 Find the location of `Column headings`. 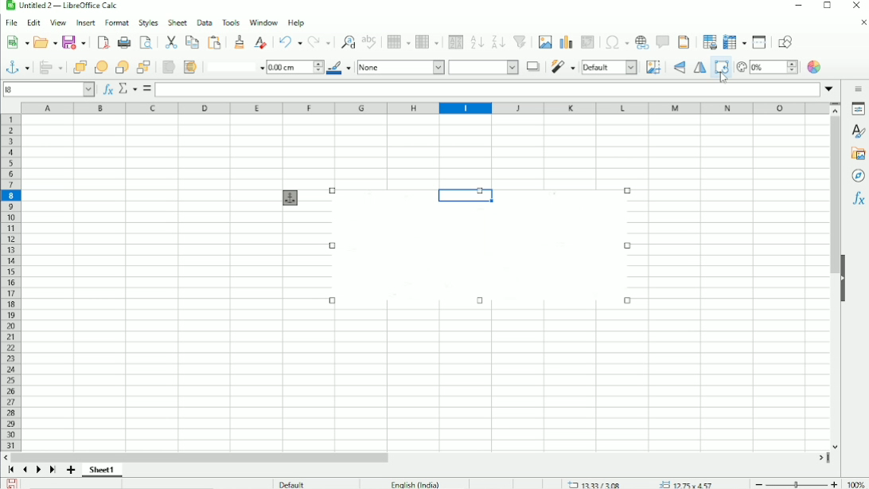

Column headings is located at coordinates (423, 108).